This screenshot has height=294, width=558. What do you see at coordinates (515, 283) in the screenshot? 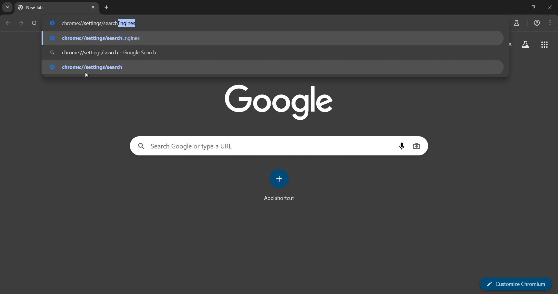
I see `customize chromium` at bounding box center [515, 283].